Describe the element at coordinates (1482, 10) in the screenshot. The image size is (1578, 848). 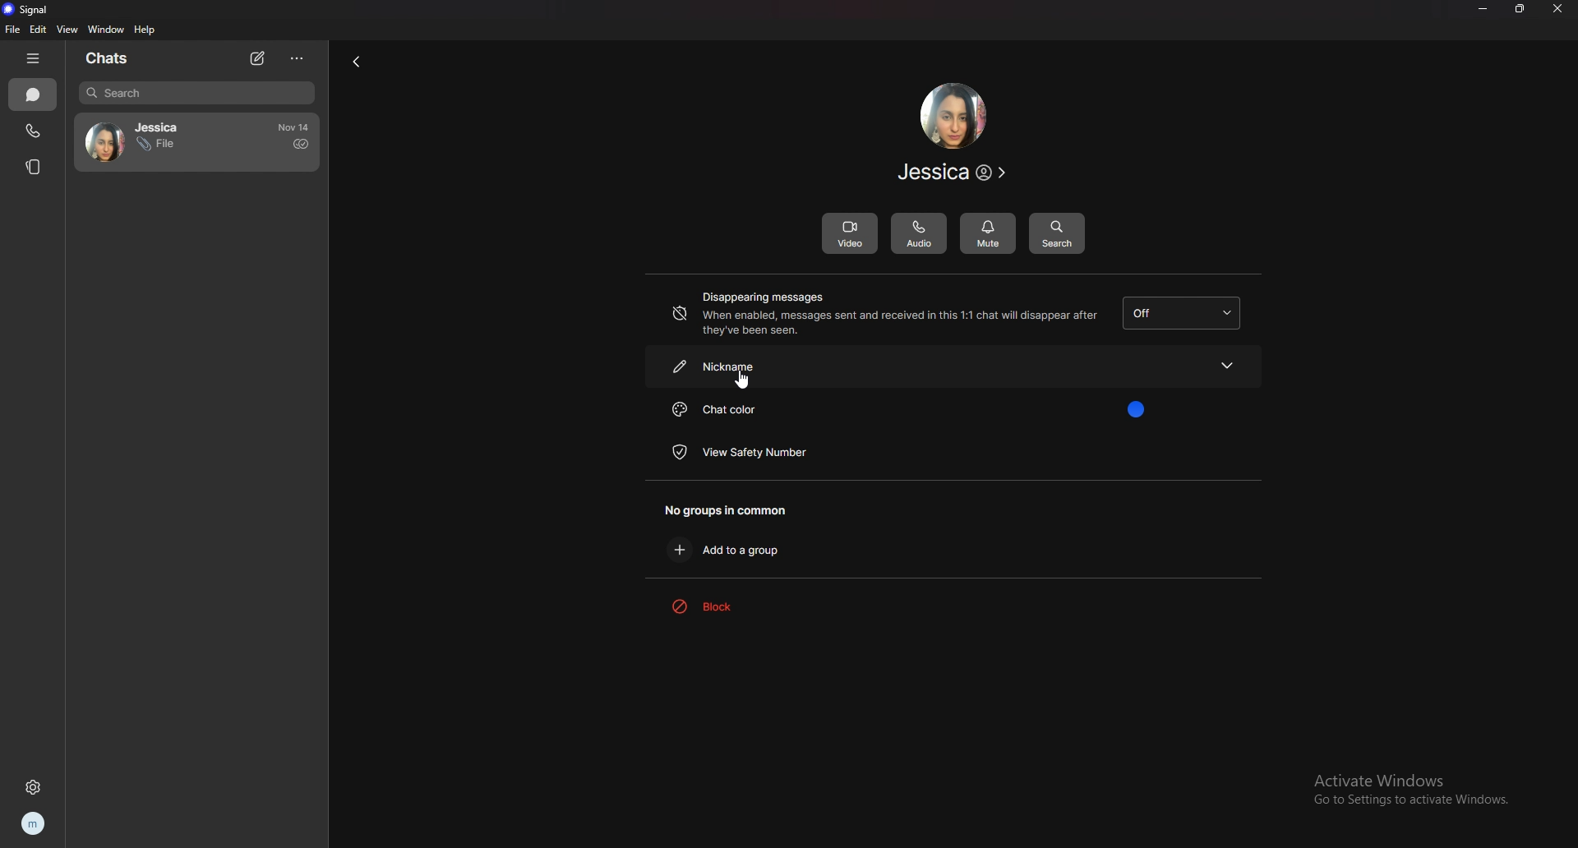
I see `minimize` at that location.